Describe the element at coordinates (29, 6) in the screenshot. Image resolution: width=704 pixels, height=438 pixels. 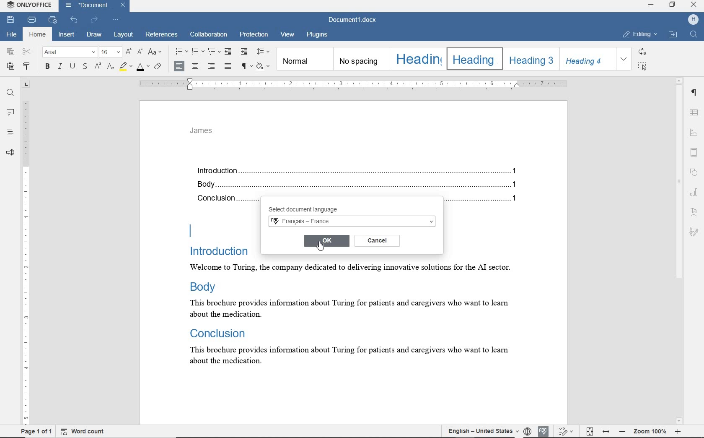
I see `system name` at that location.